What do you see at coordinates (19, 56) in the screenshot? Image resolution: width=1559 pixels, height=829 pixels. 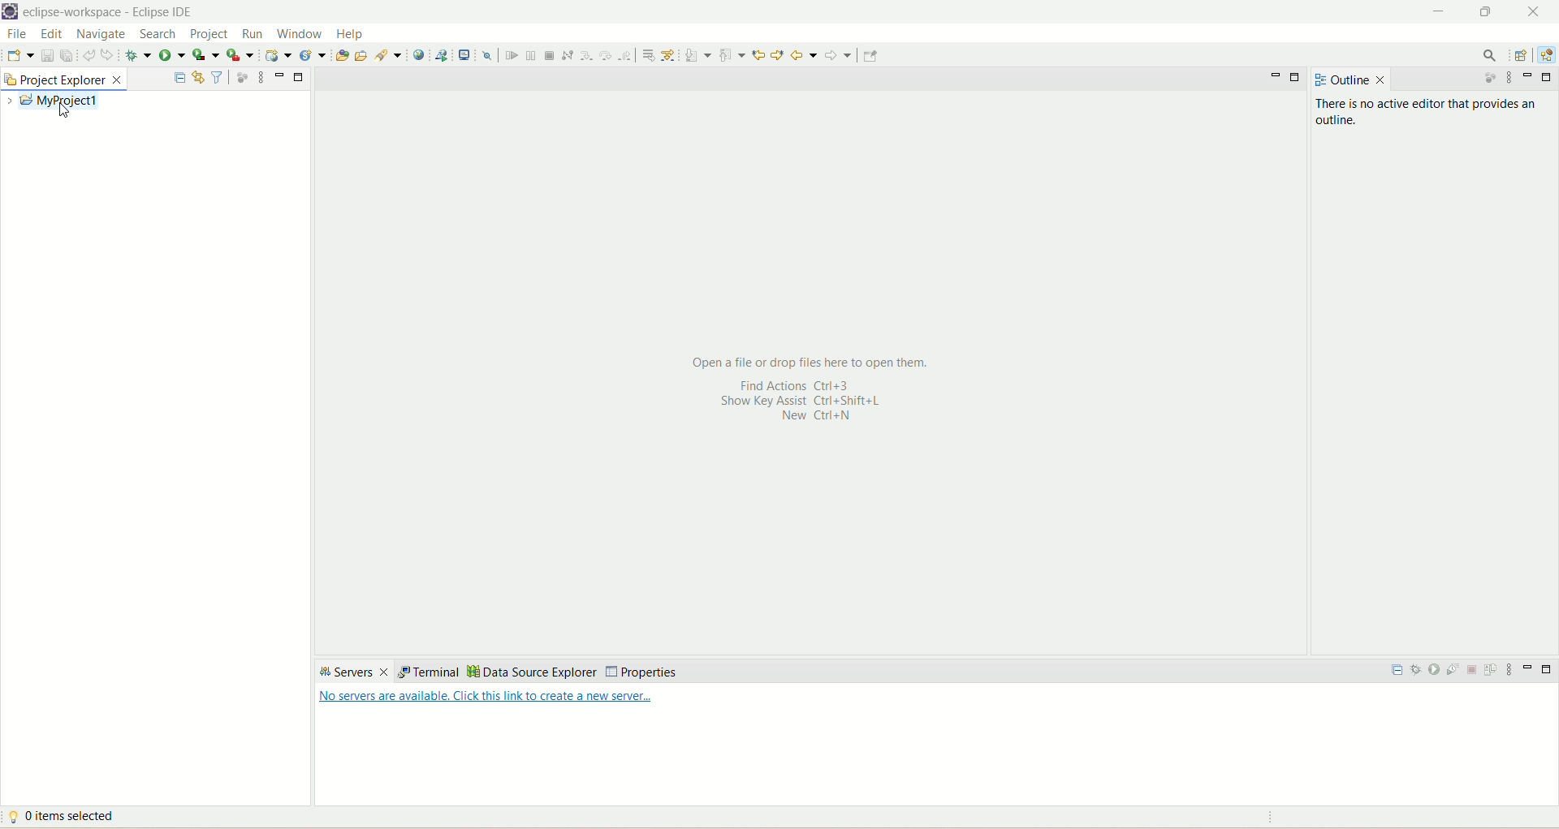 I see `save` at bounding box center [19, 56].